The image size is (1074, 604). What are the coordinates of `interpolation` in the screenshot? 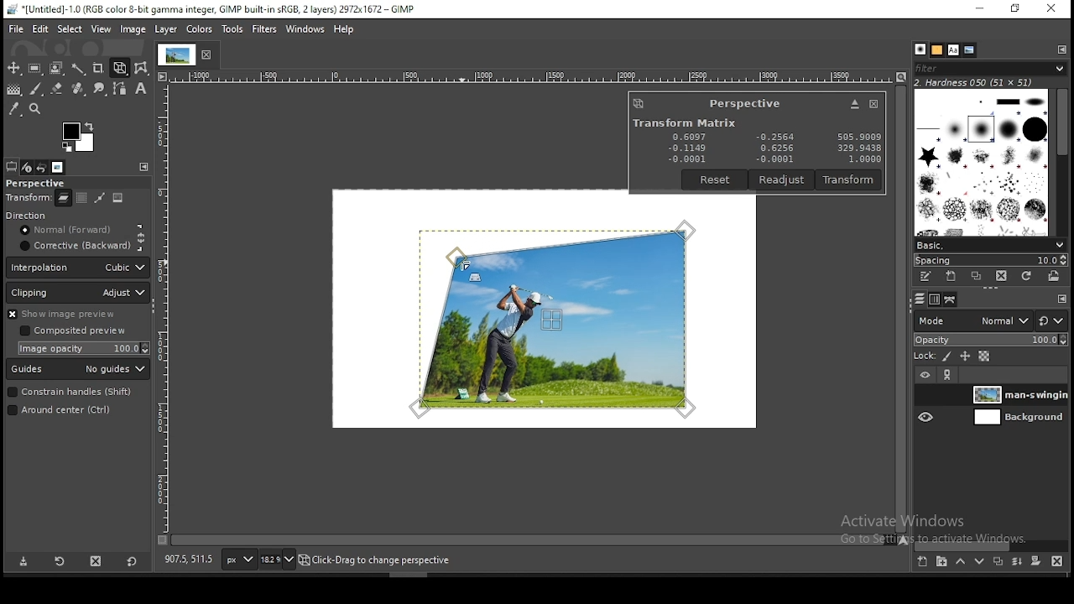 It's located at (78, 268).